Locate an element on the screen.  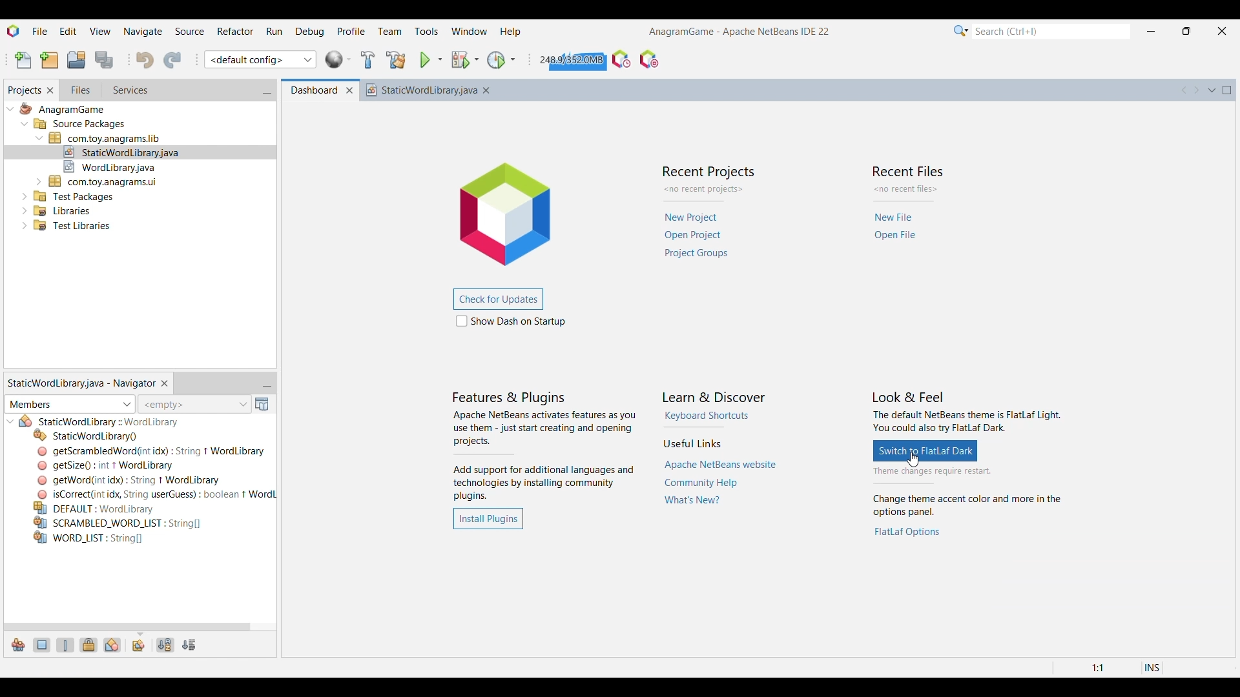
Window menu highlighted is located at coordinates (470, 31).